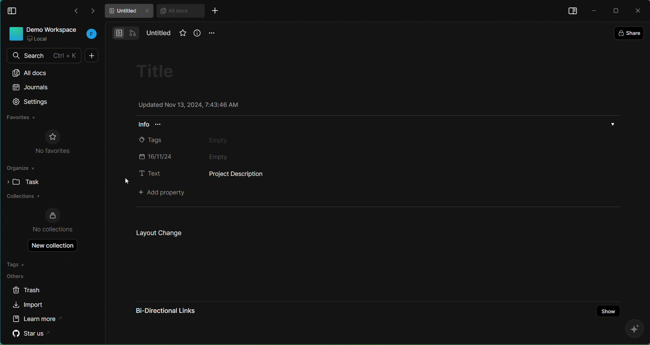 The height and width of the screenshot is (345, 650). Describe the element at coordinates (76, 11) in the screenshot. I see `<` at that location.